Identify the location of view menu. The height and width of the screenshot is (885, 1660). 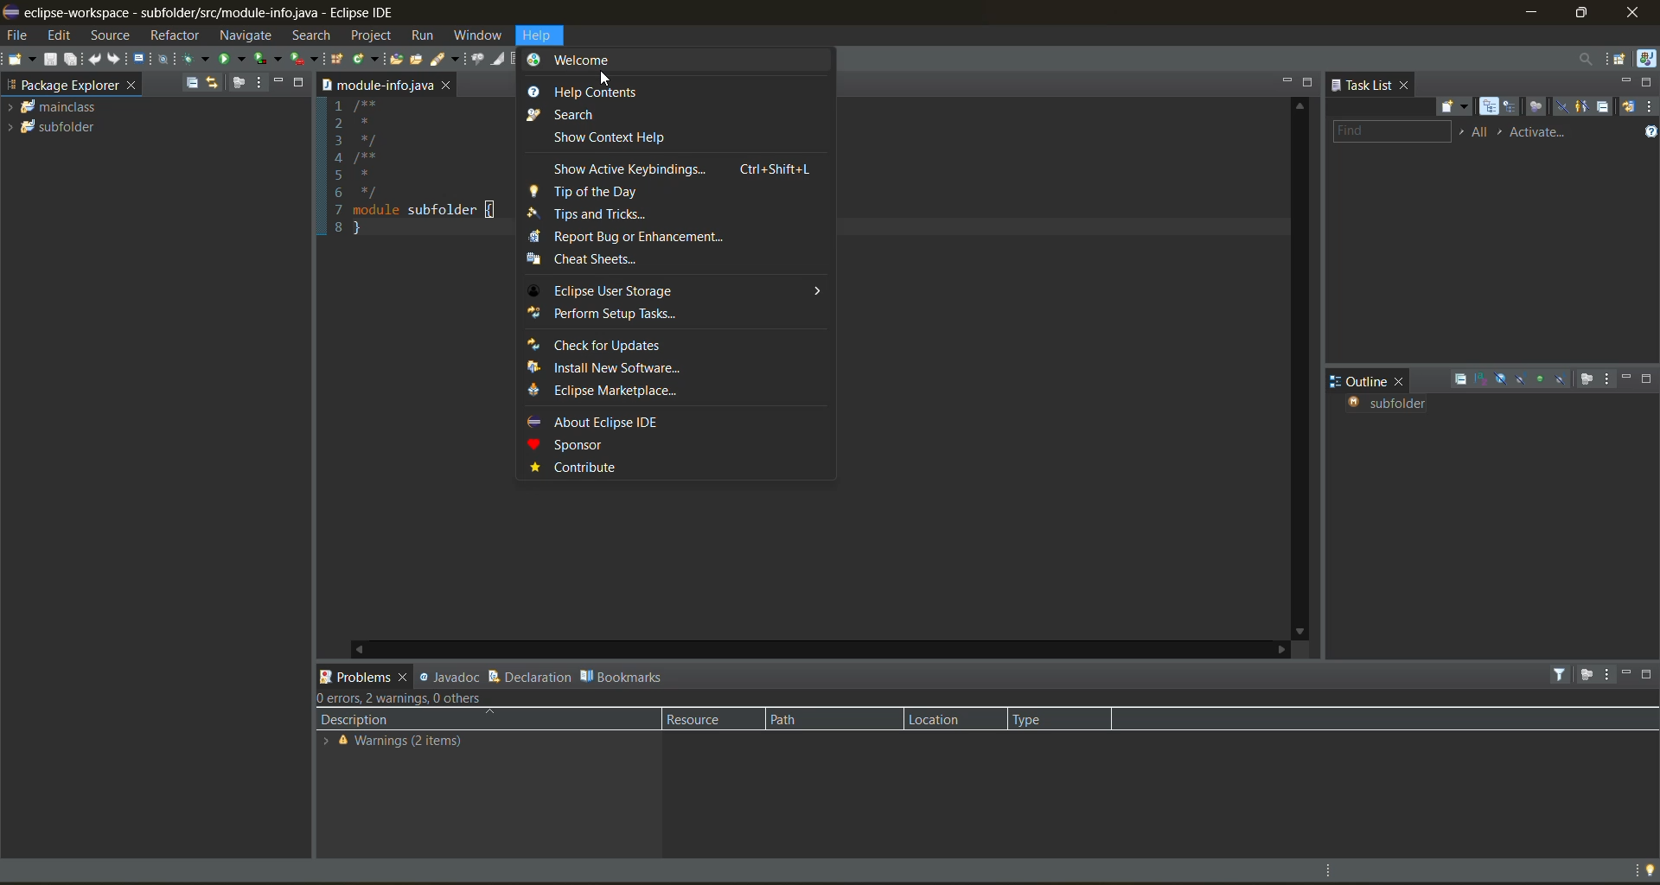
(1608, 380).